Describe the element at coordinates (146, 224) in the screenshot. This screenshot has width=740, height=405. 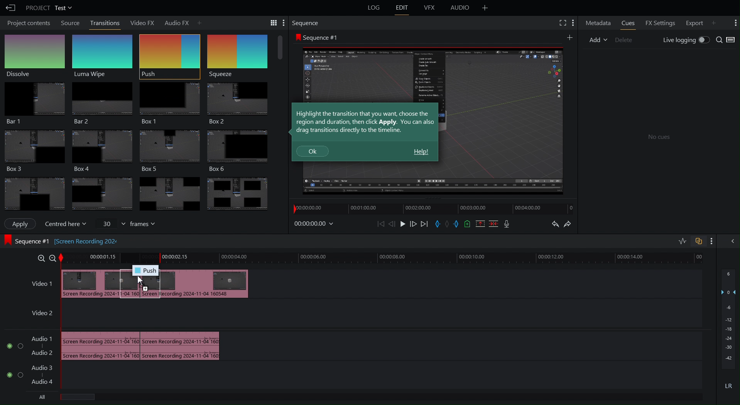
I see `frames` at that location.